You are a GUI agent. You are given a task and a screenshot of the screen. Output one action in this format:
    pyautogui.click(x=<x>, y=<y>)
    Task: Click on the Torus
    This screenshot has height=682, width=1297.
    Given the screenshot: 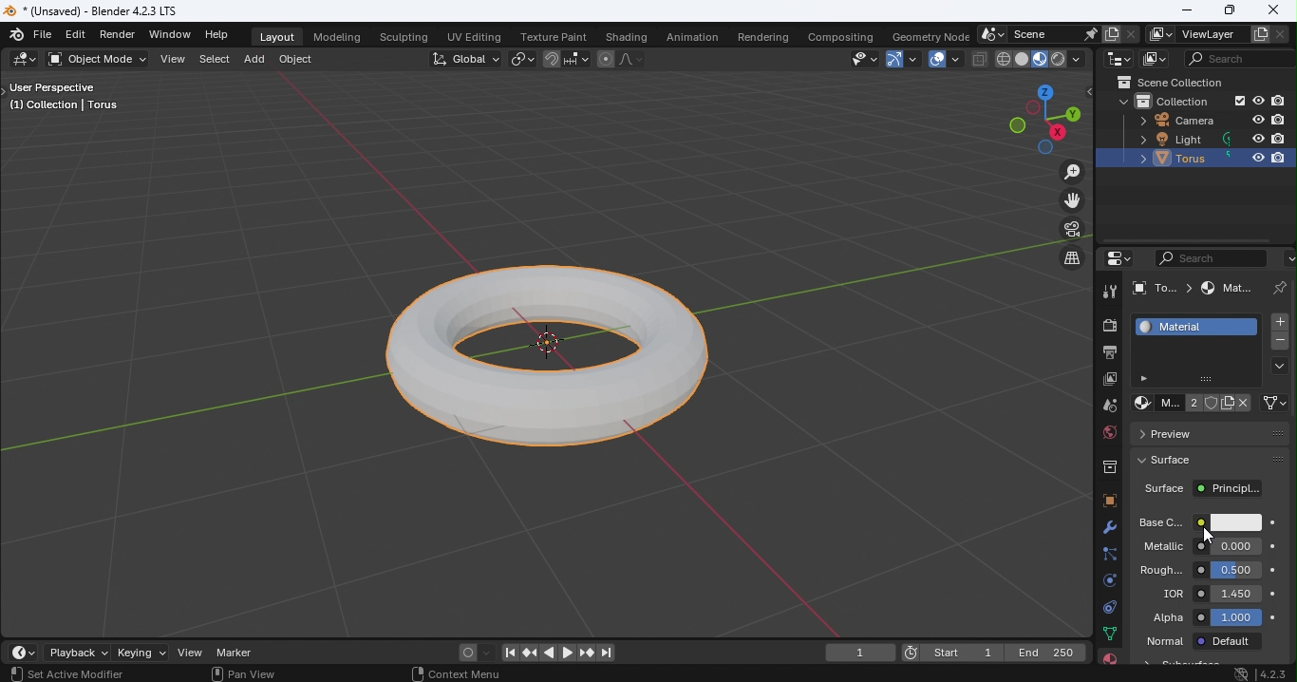 What is the action you would take?
    pyautogui.click(x=564, y=347)
    